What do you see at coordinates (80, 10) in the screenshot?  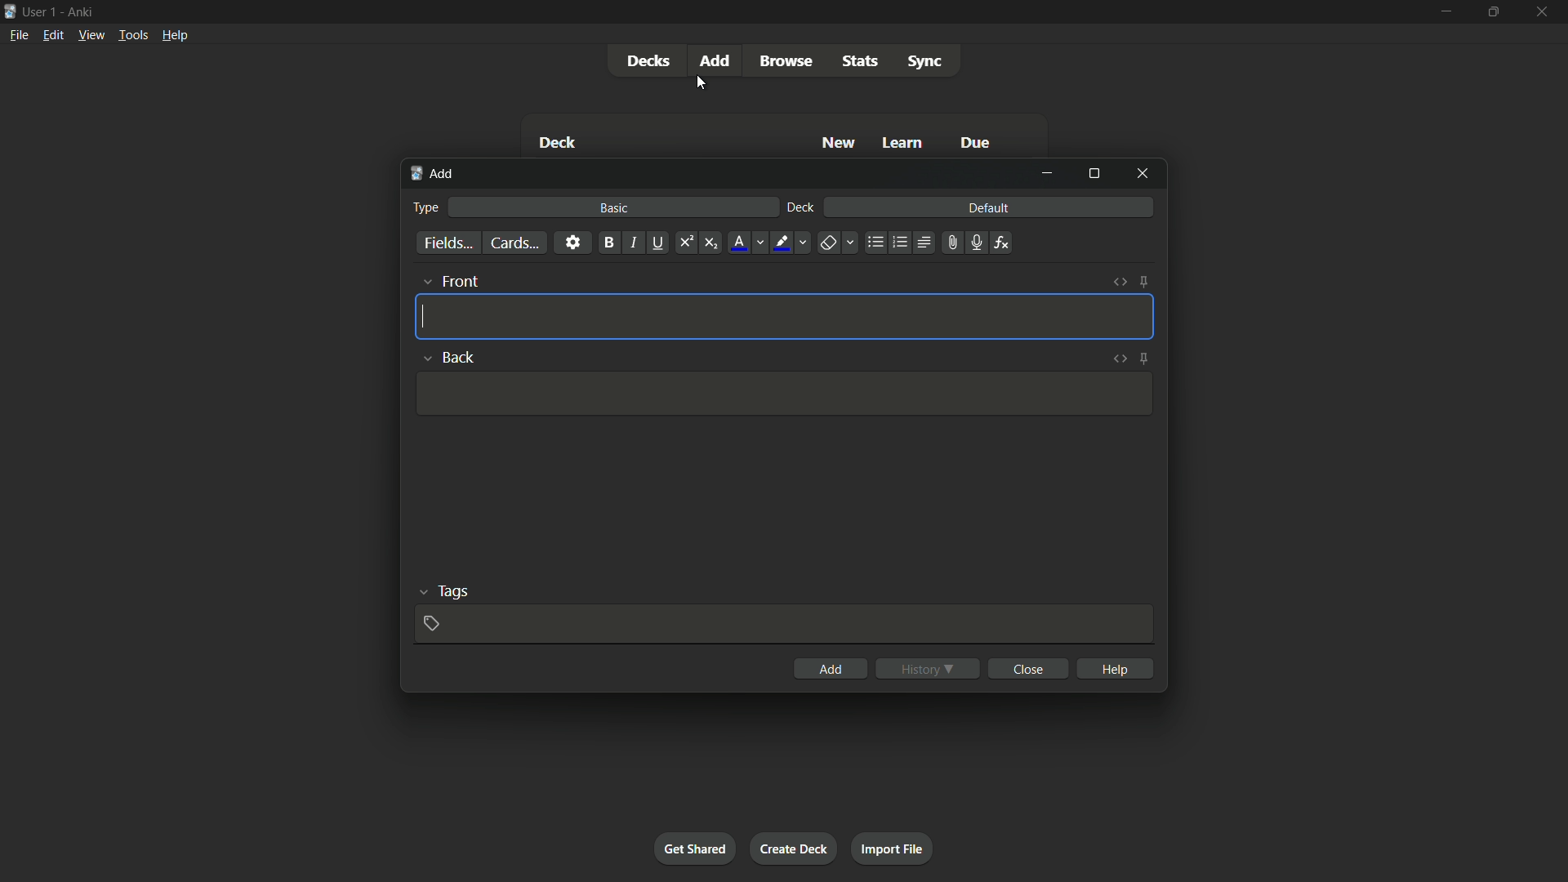 I see `app name` at bounding box center [80, 10].